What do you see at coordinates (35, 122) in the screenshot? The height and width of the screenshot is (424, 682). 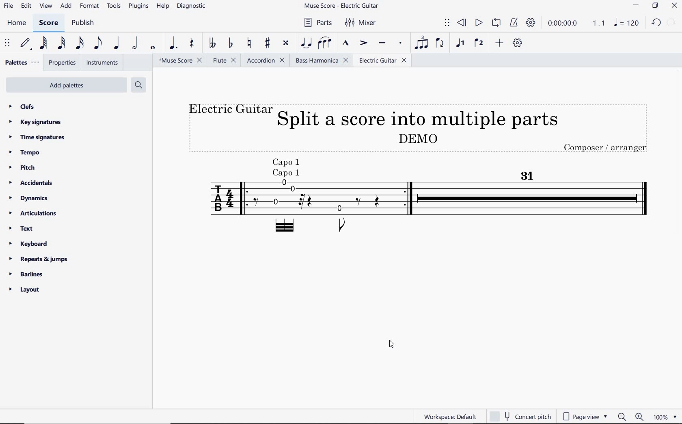 I see `key signatures` at bounding box center [35, 122].